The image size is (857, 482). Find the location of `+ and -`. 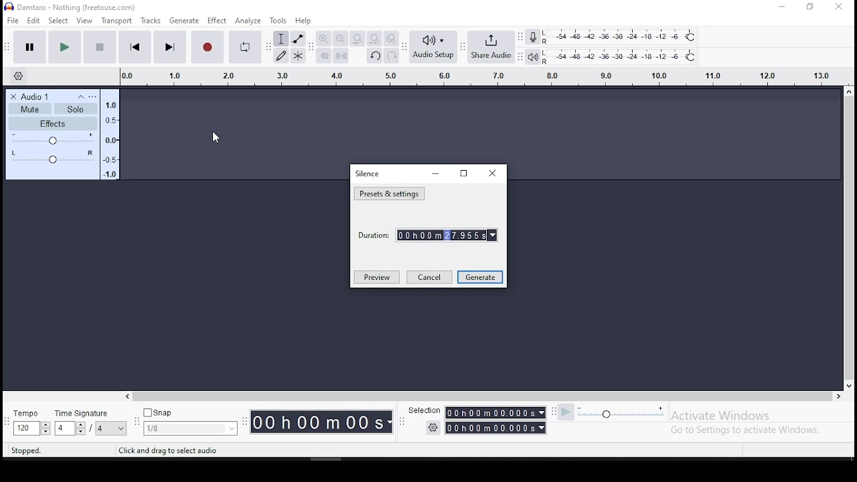

+ and - is located at coordinates (53, 139).